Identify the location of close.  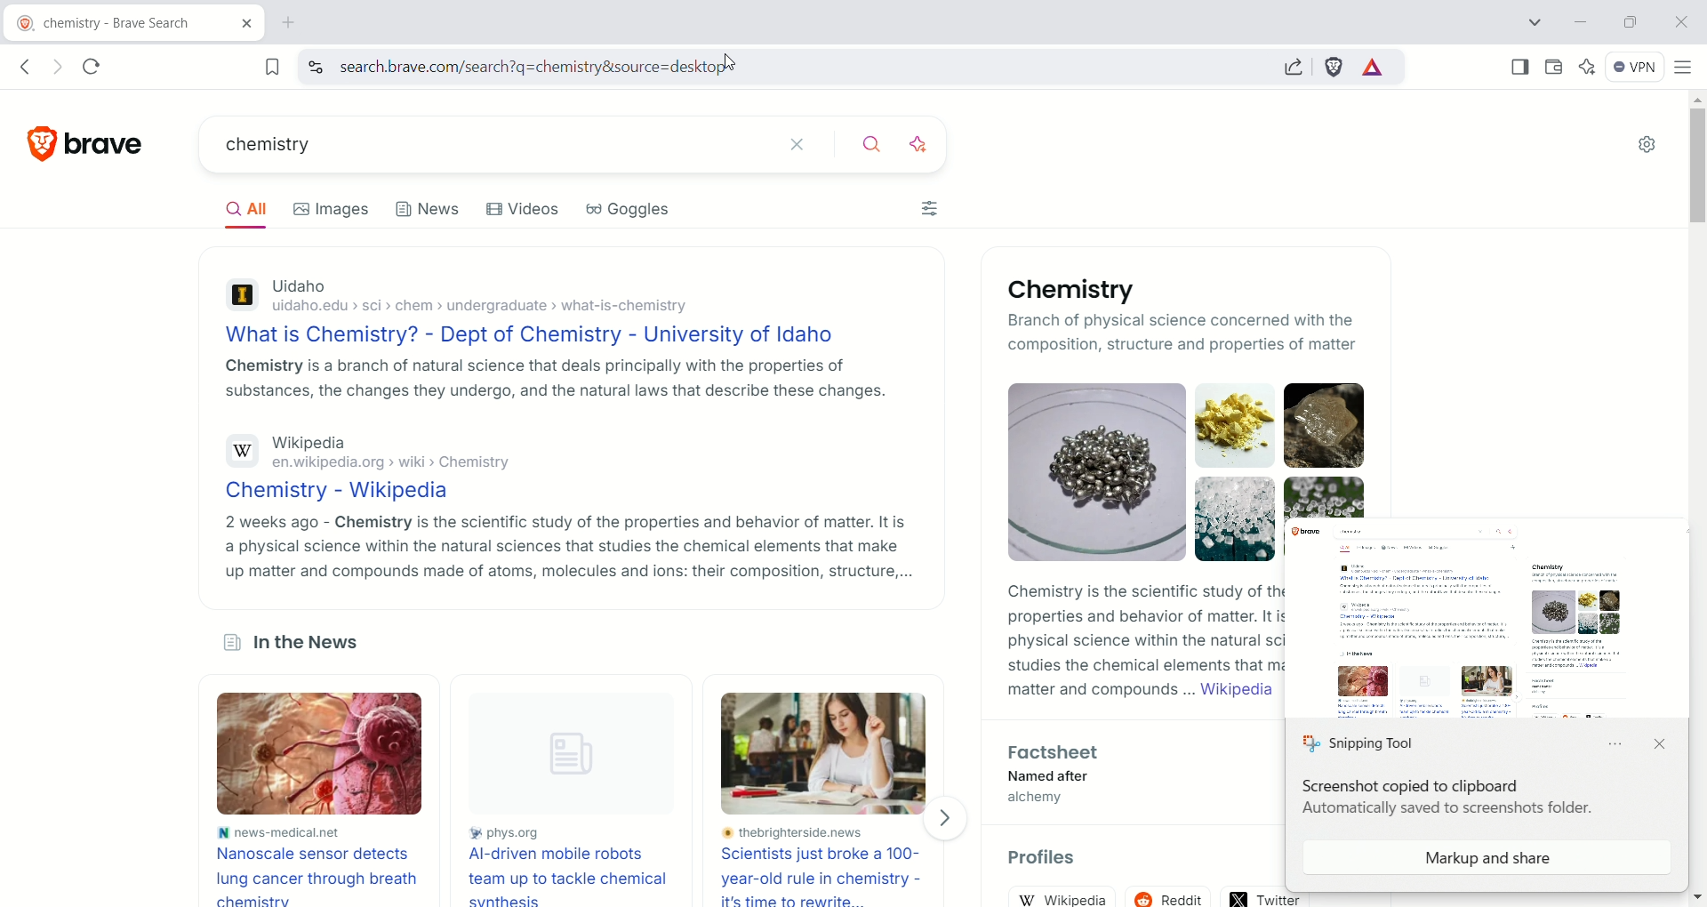
(238, 27).